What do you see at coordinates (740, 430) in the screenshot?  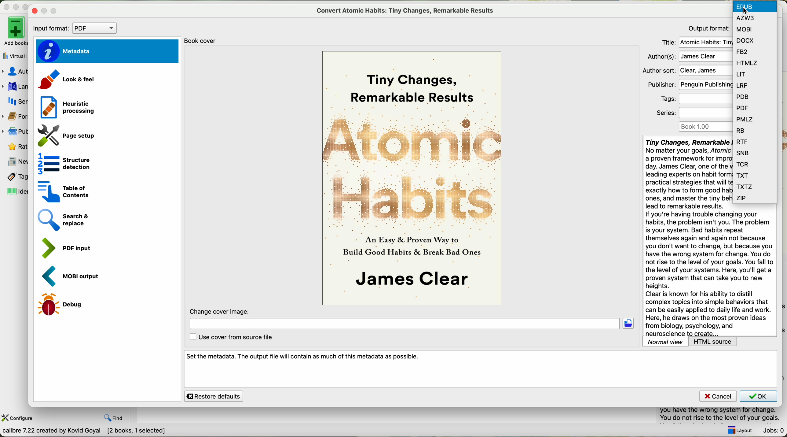 I see `layout` at bounding box center [740, 430].